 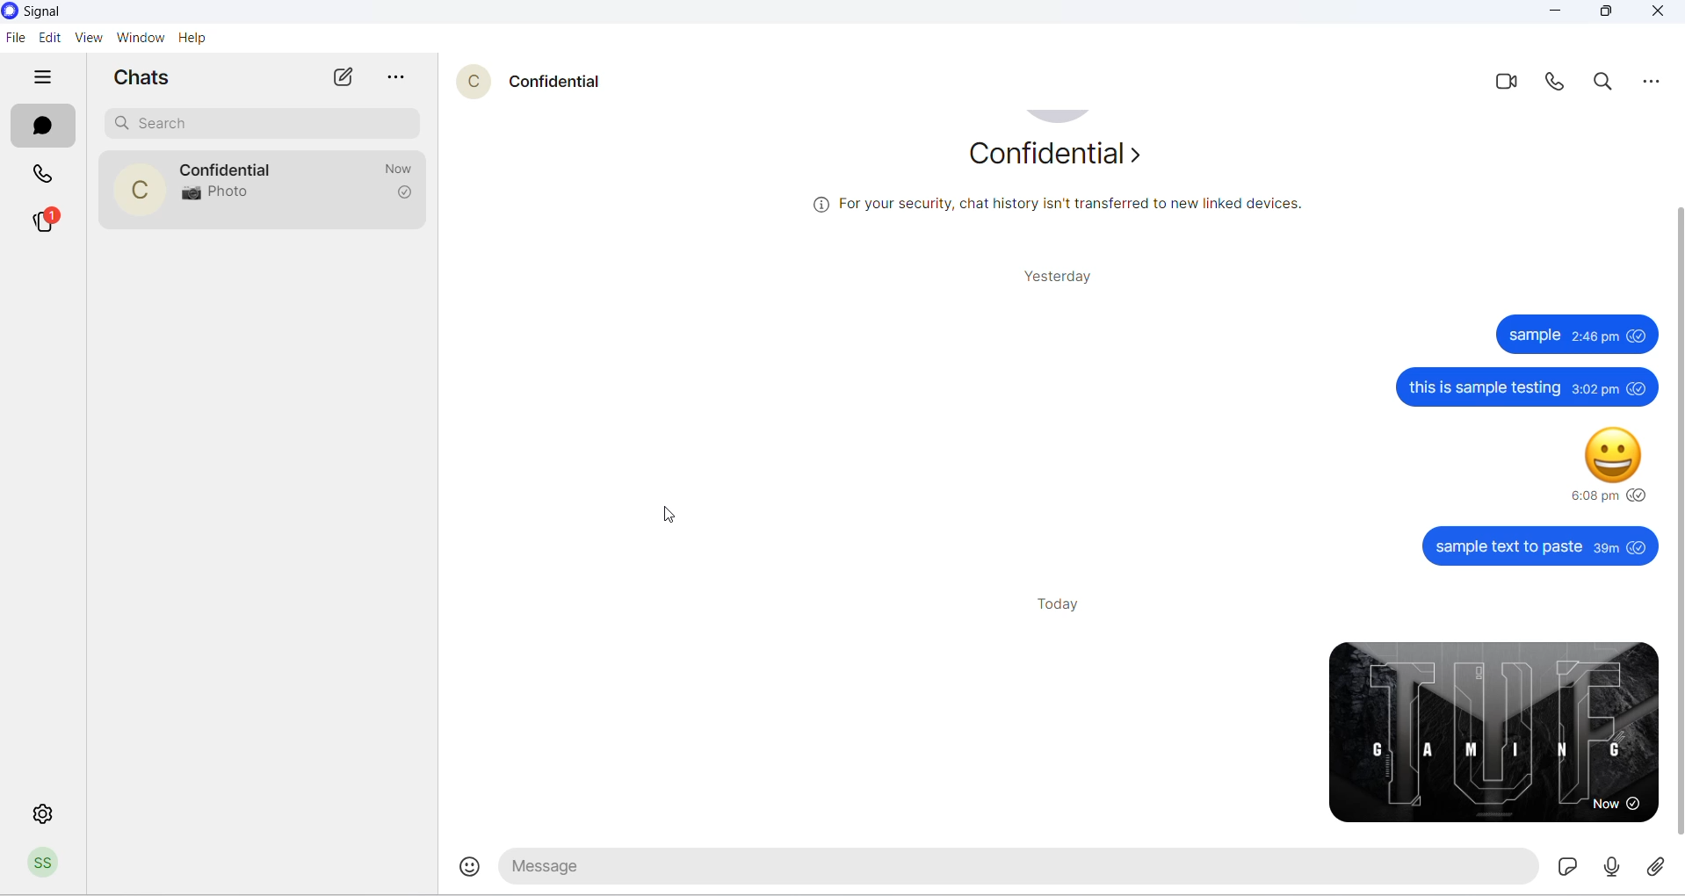 I want to click on message text area, so click(x=1043, y=869).